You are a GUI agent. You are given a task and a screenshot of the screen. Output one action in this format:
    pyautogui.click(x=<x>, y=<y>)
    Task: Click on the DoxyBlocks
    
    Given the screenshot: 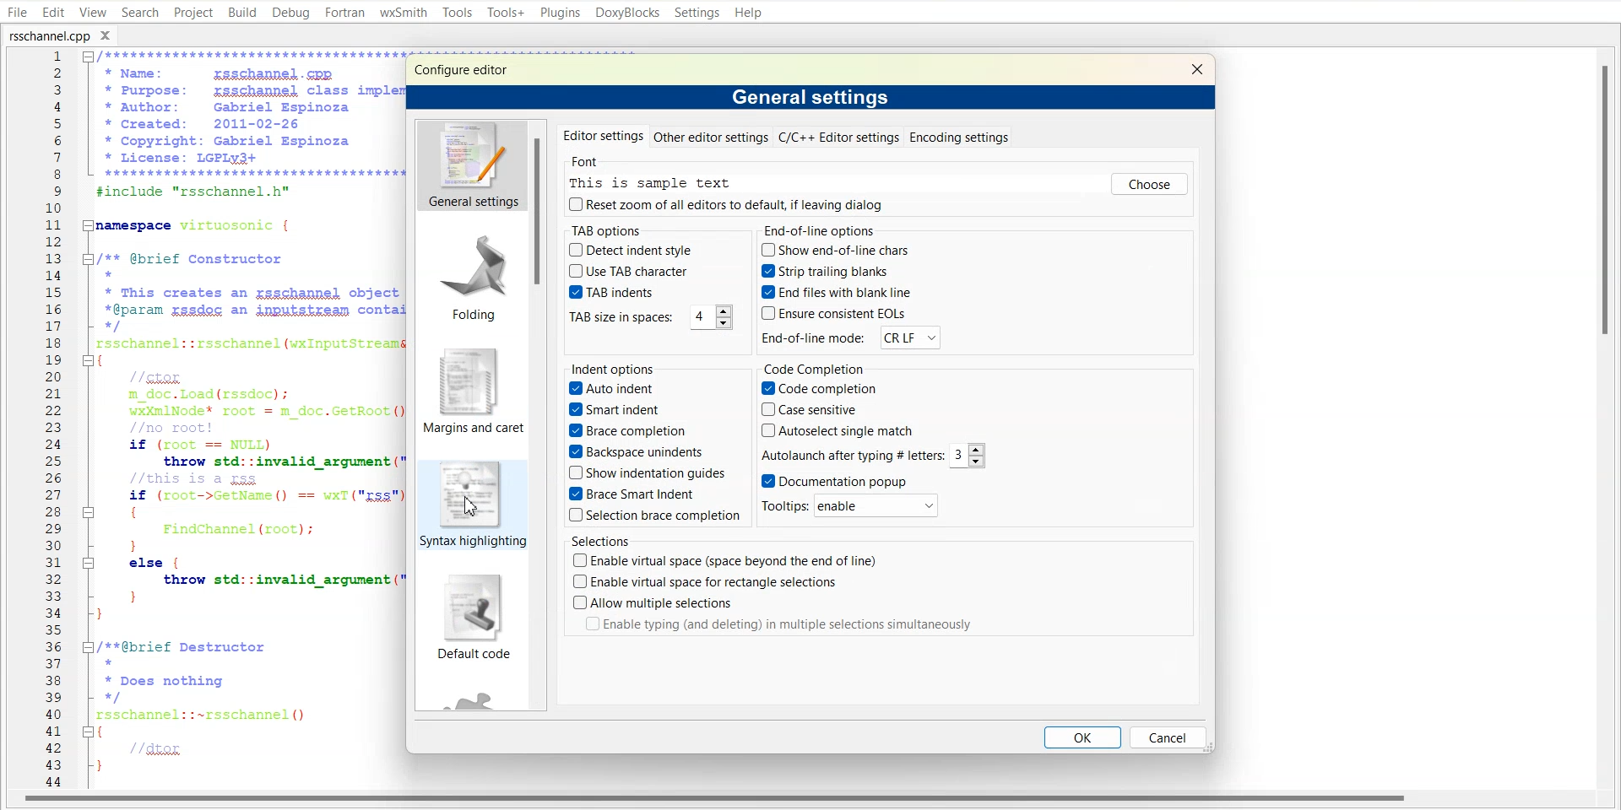 What is the action you would take?
    pyautogui.click(x=626, y=13)
    